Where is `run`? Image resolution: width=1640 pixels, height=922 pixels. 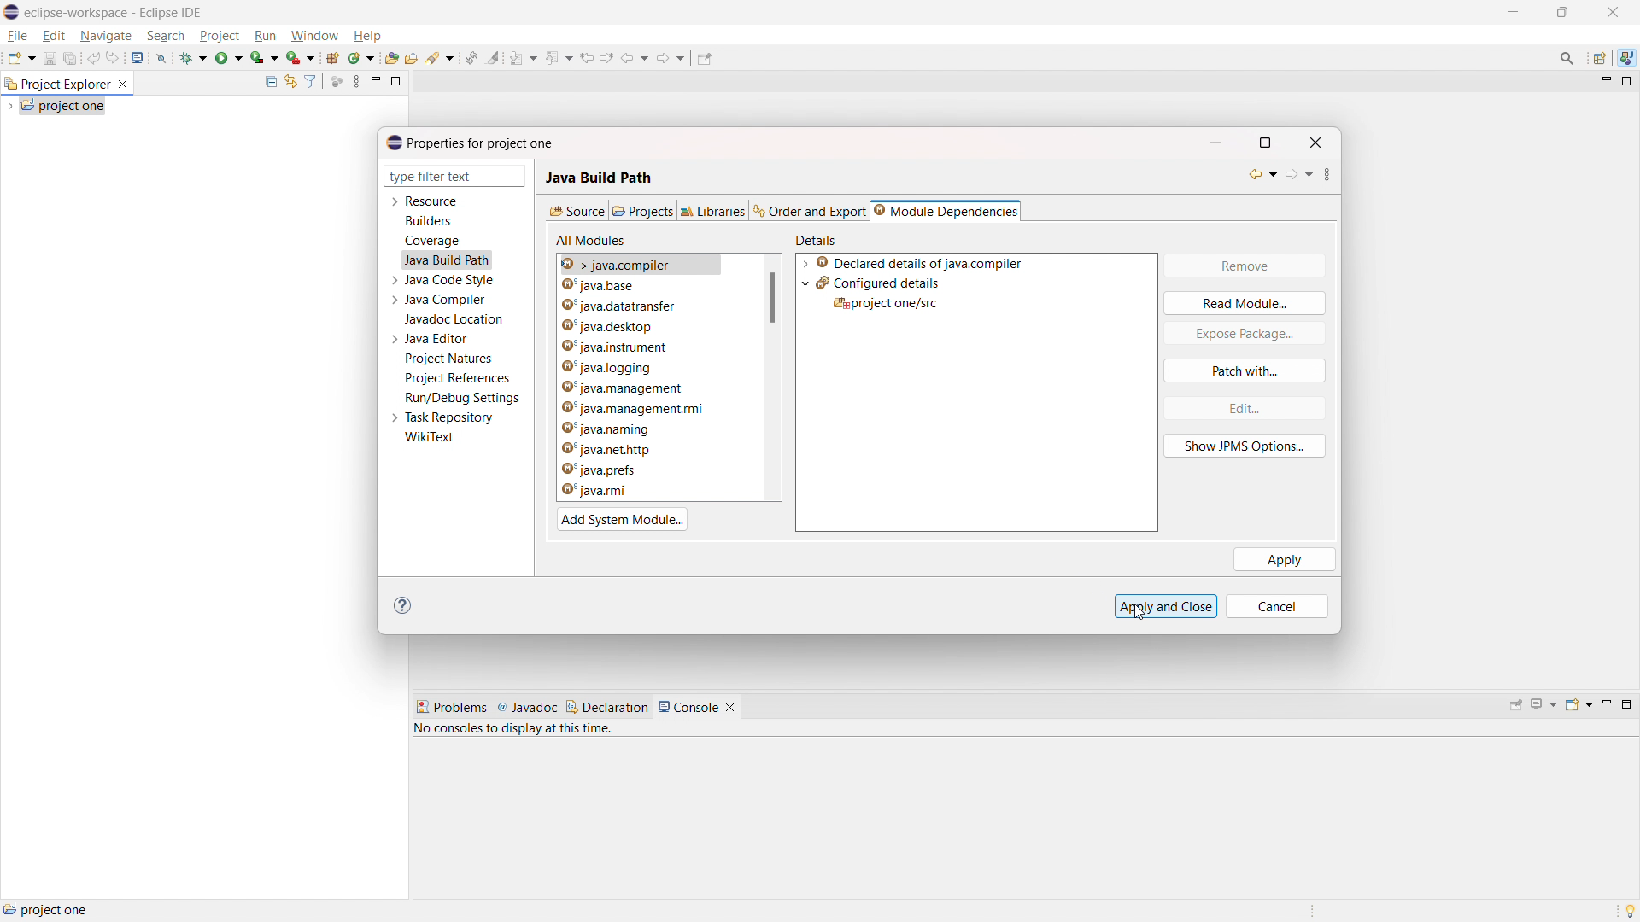 run is located at coordinates (229, 56).